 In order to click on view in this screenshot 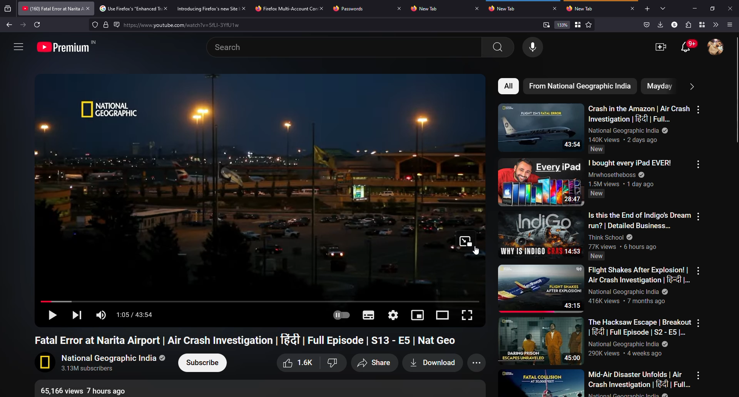, I will do `click(546, 25)`.